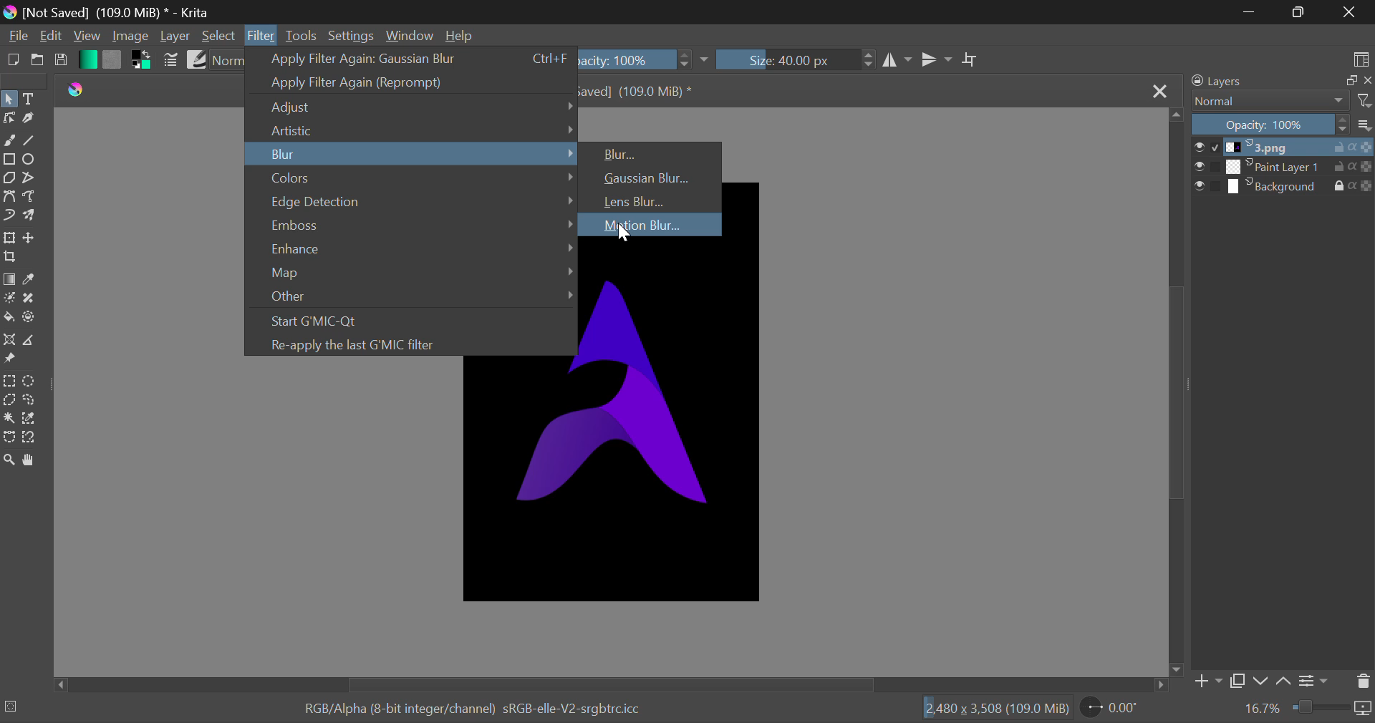 The width and height of the screenshot is (1375, 723). What do you see at coordinates (9, 195) in the screenshot?
I see `Bezier Curve` at bounding box center [9, 195].